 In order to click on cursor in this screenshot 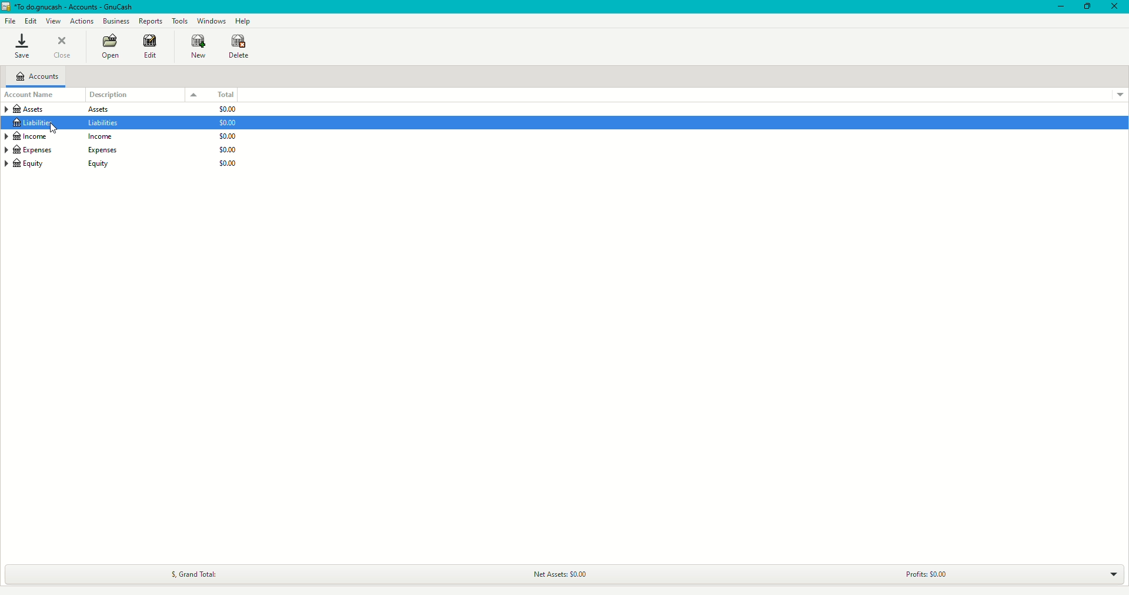, I will do `click(54, 128)`.